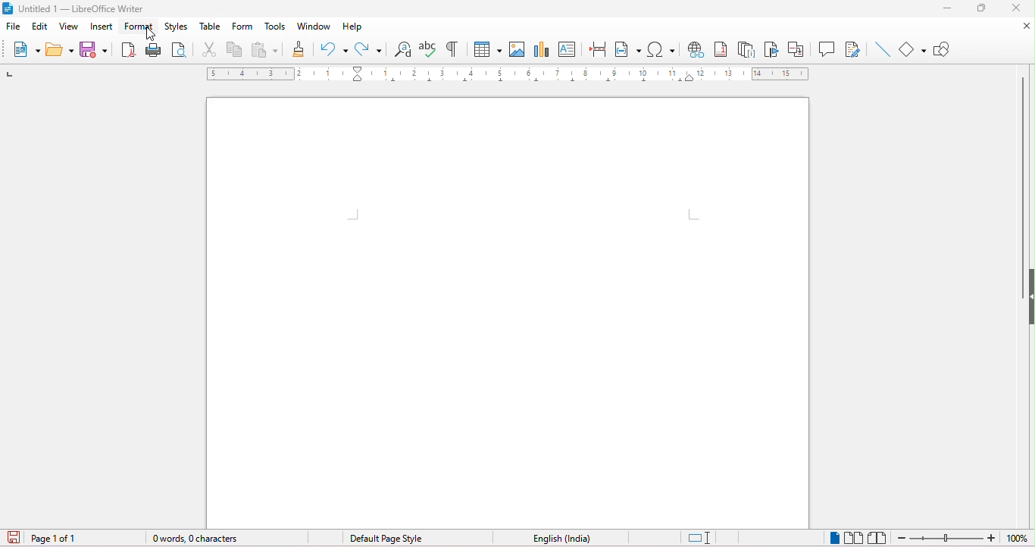 This screenshot has height=547, width=1035. I want to click on new, so click(27, 52).